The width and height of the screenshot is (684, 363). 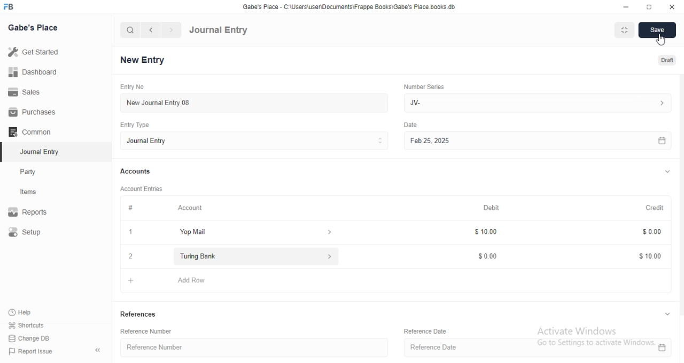 I want to click on New Journal Entry 08, so click(x=251, y=102).